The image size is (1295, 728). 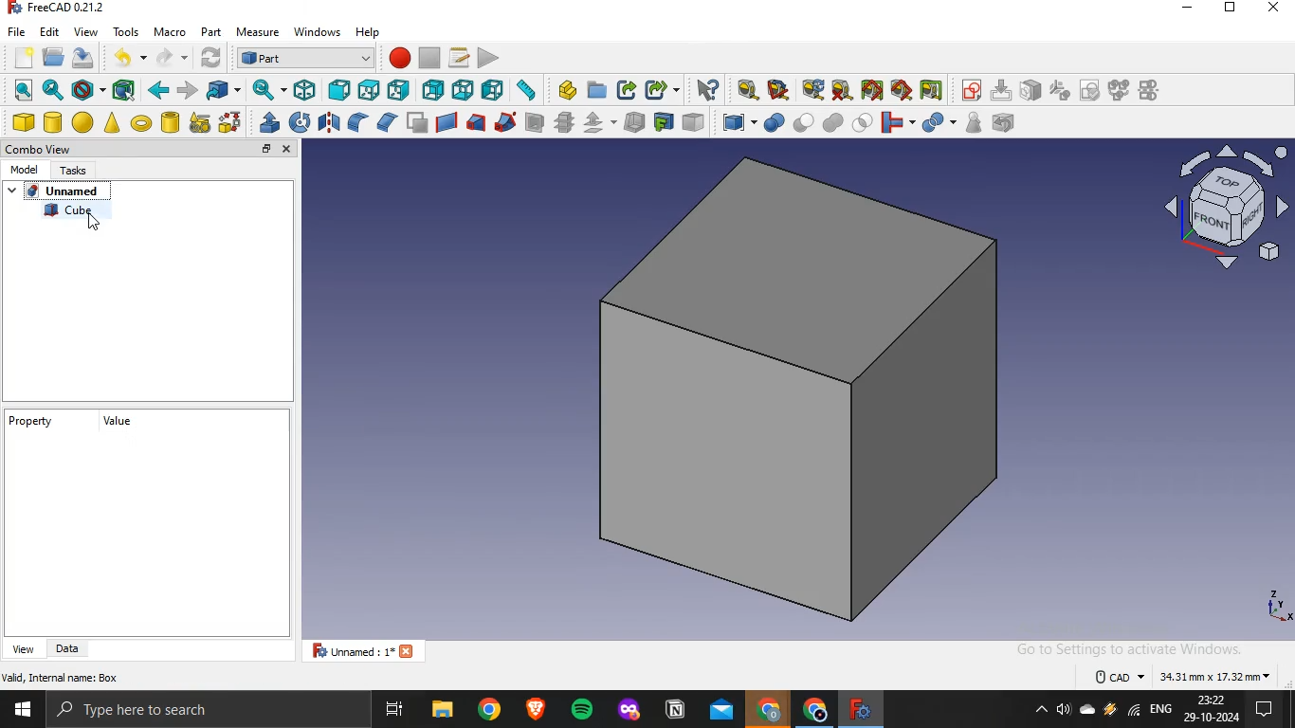 What do you see at coordinates (23, 90) in the screenshot?
I see `fit all` at bounding box center [23, 90].